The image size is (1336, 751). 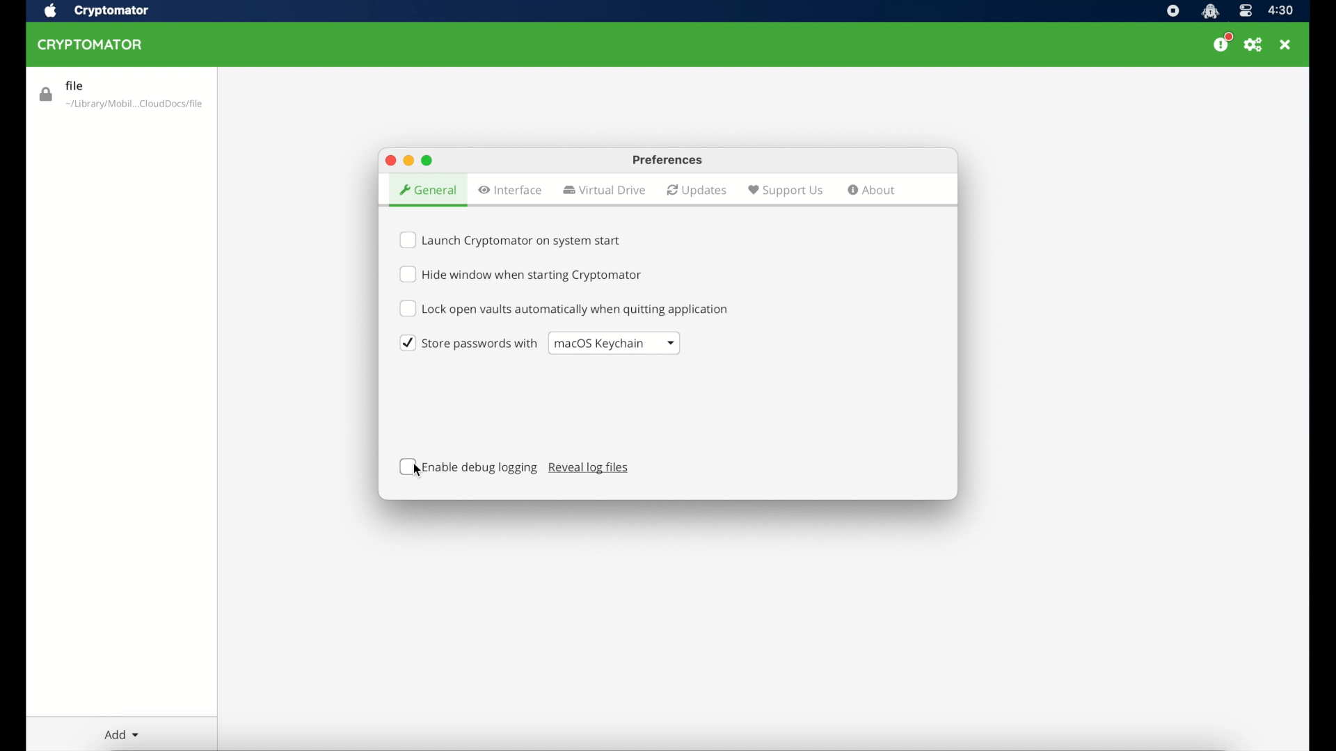 What do you see at coordinates (785, 190) in the screenshot?
I see `support us` at bounding box center [785, 190].